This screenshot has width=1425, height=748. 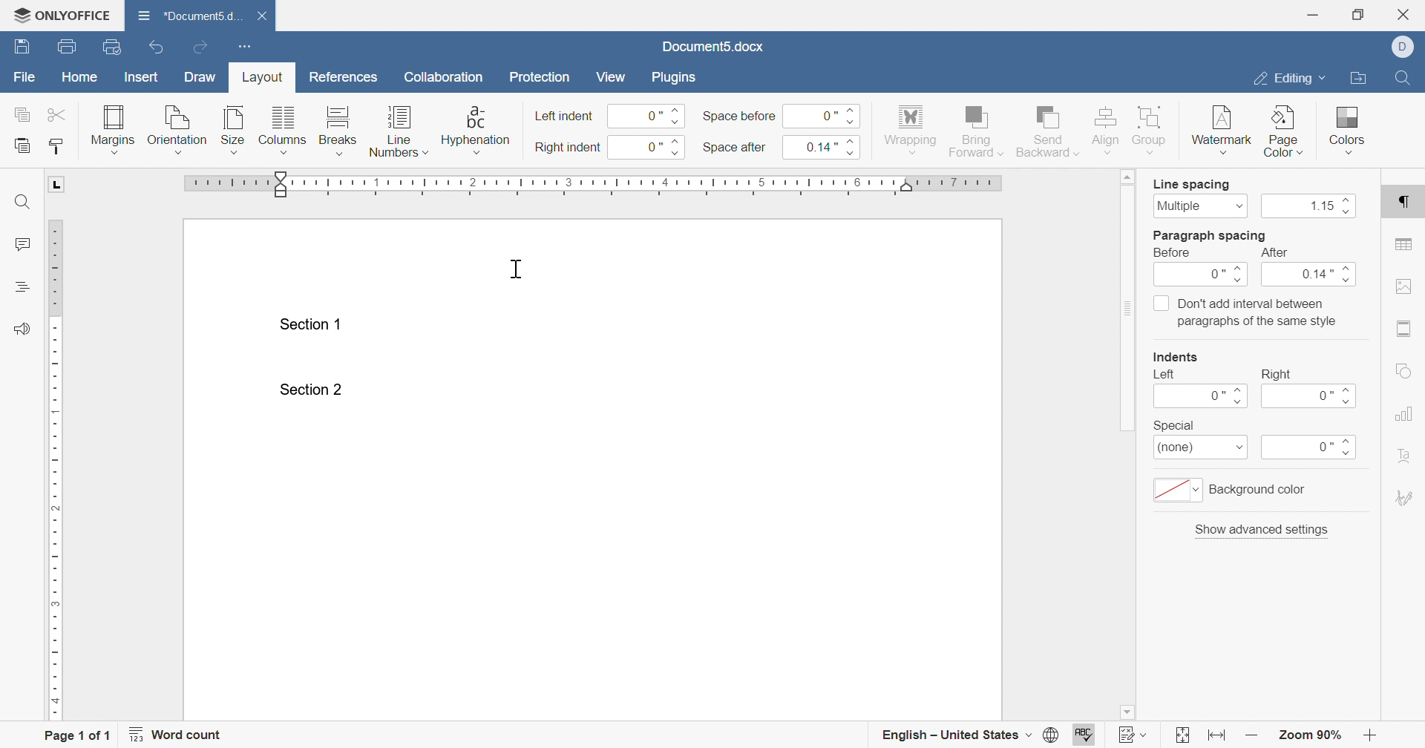 What do you see at coordinates (1192, 185) in the screenshot?
I see `line spacing` at bounding box center [1192, 185].